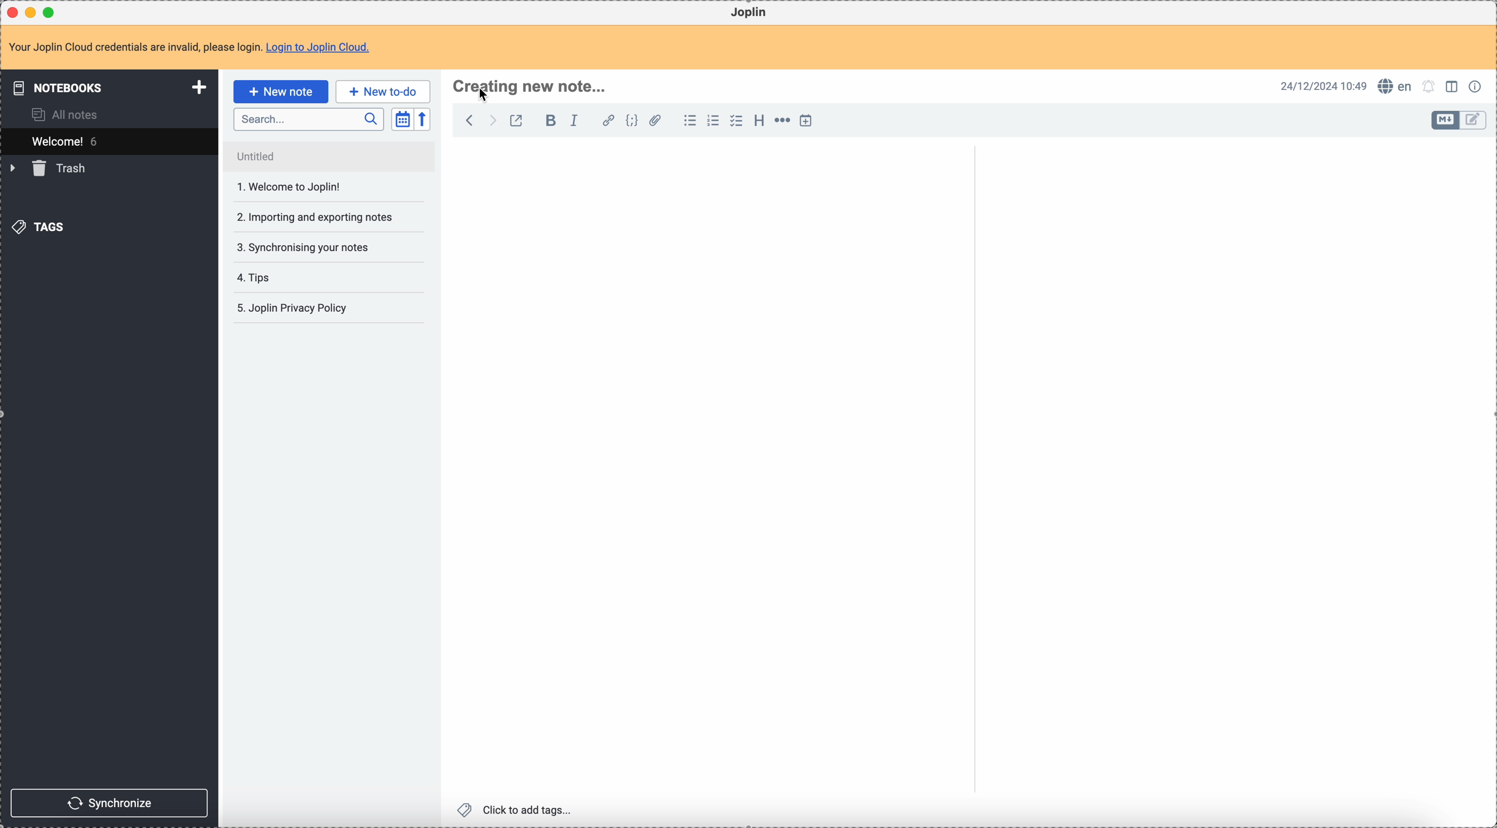 This screenshot has width=1497, height=828. Describe the element at coordinates (493, 121) in the screenshot. I see `foward` at that location.